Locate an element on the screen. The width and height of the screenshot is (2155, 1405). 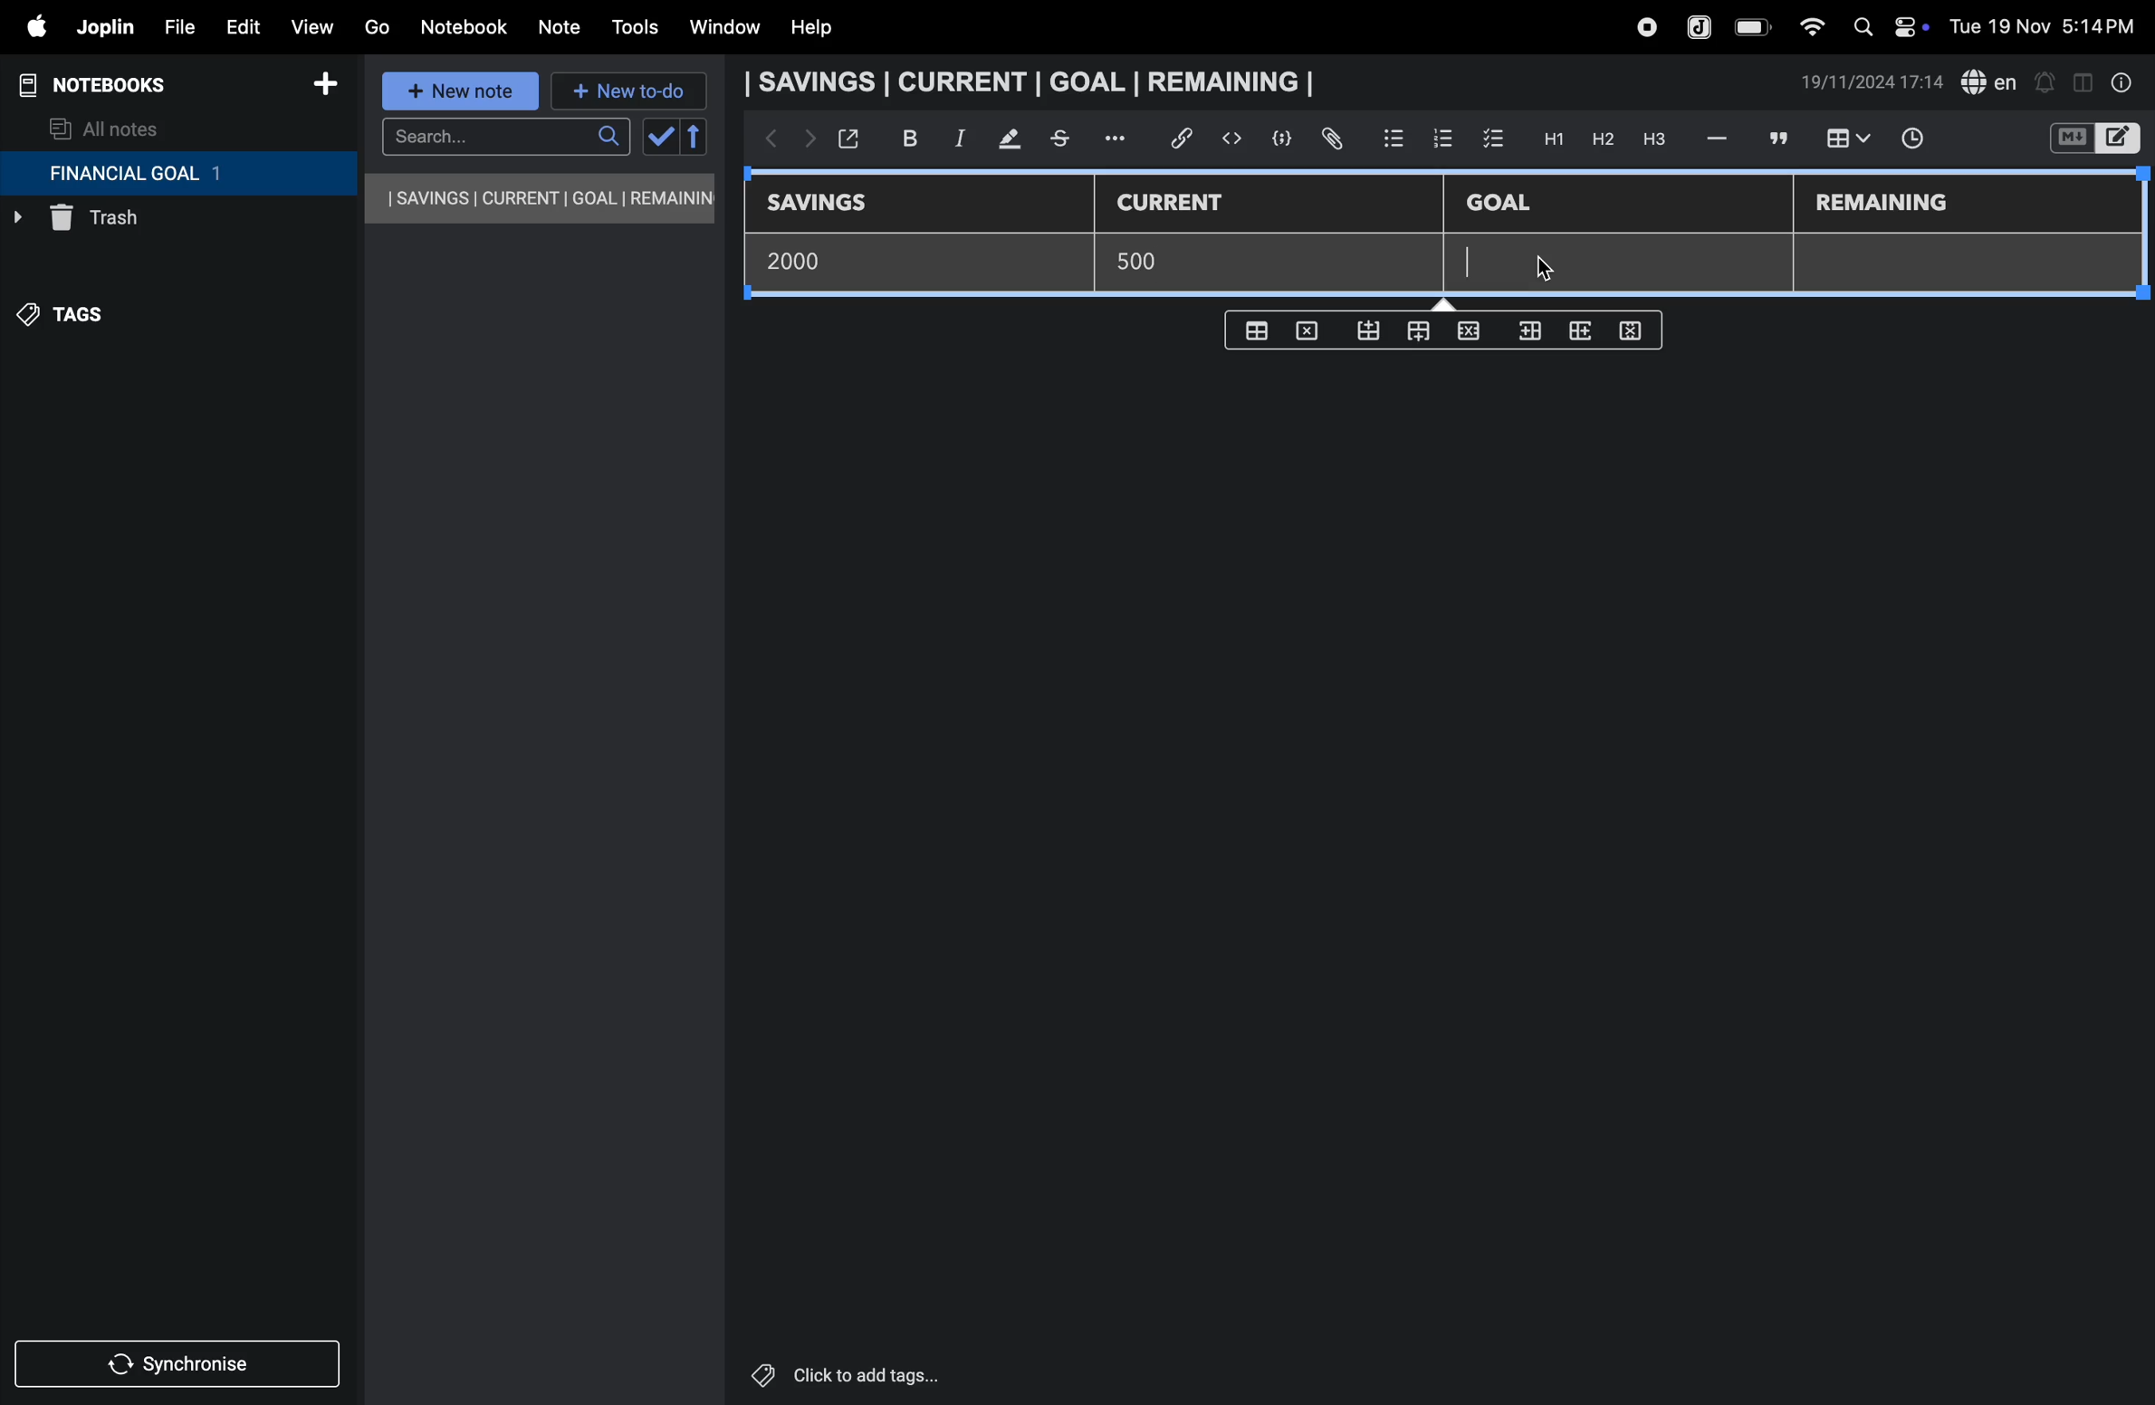
view is located at coordinates (311, 23).